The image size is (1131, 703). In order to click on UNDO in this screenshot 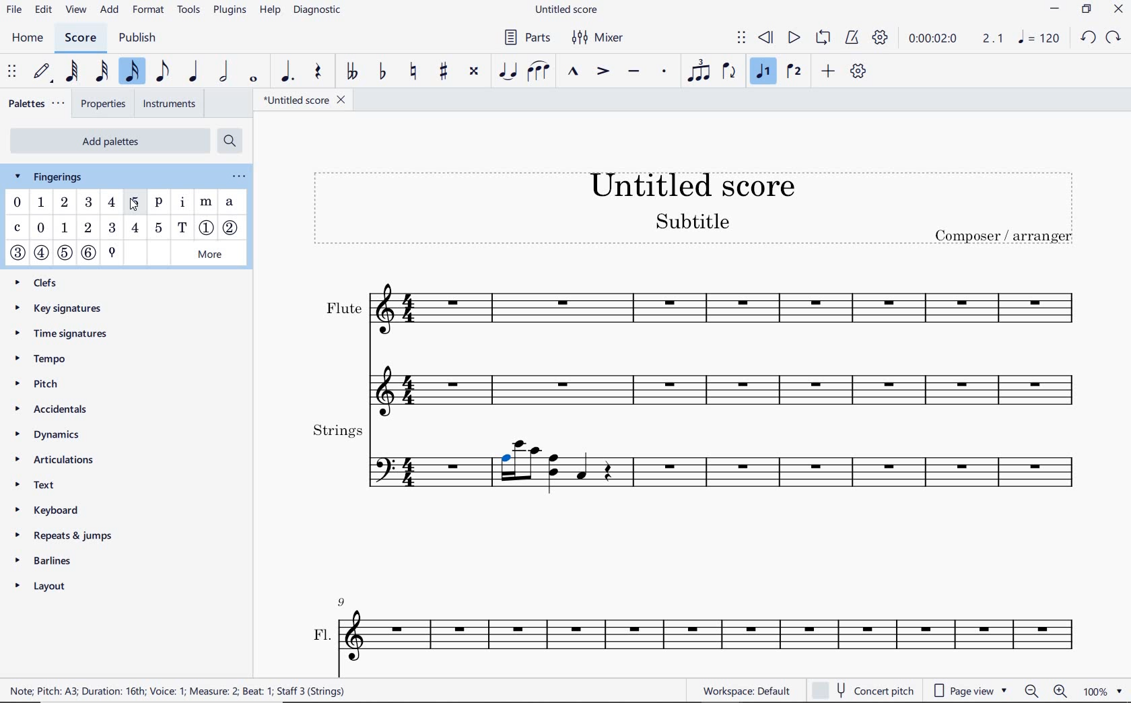, I will do `click(1088, 37)`.